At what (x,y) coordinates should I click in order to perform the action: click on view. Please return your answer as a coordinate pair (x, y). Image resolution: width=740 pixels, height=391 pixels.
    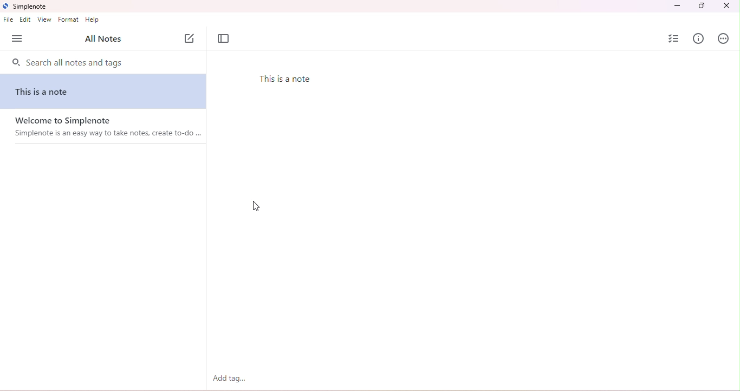
    Looking at the image, I should click on (44, 19).